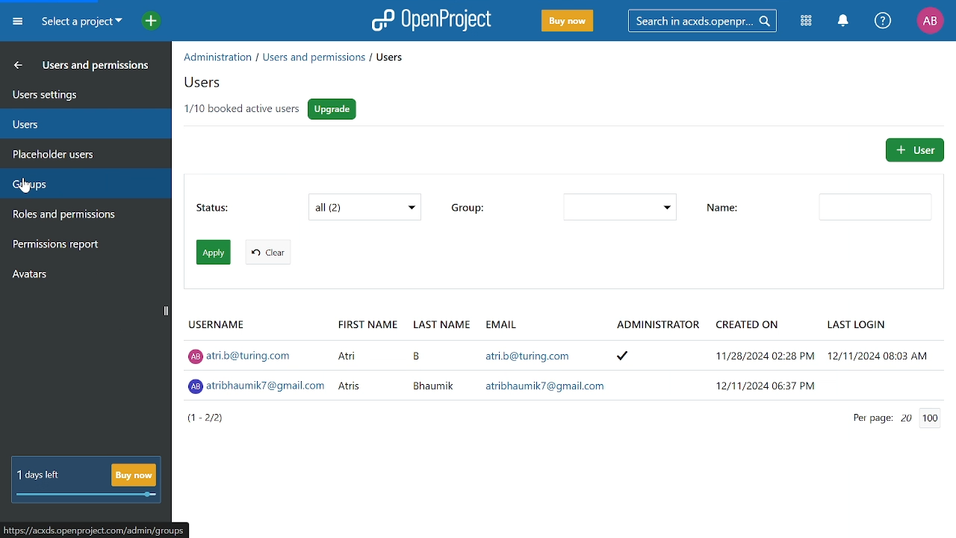 This screenshot has width=956, height=538. I want to click on Users and permissoins, so click(97, 68).